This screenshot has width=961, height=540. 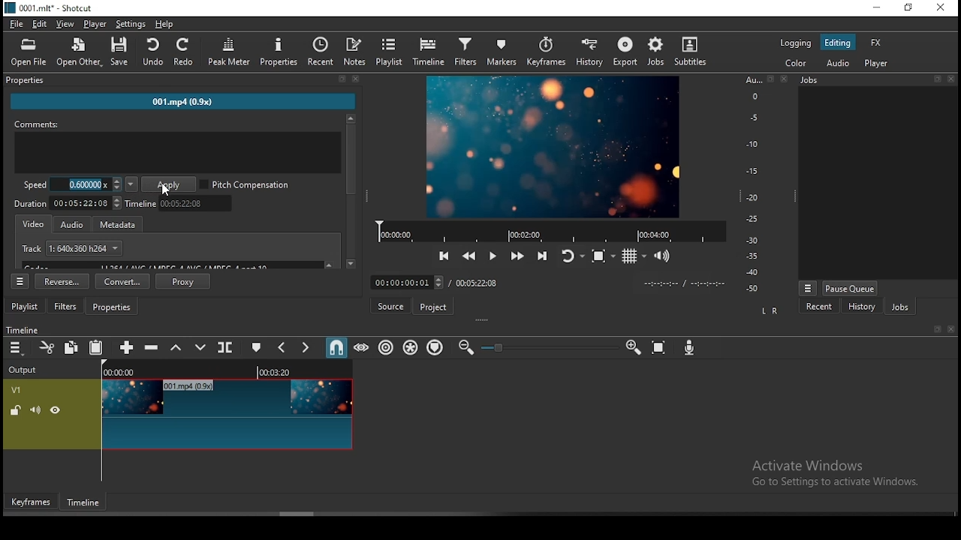 I want to click on convert, so click(x=123, y=280).